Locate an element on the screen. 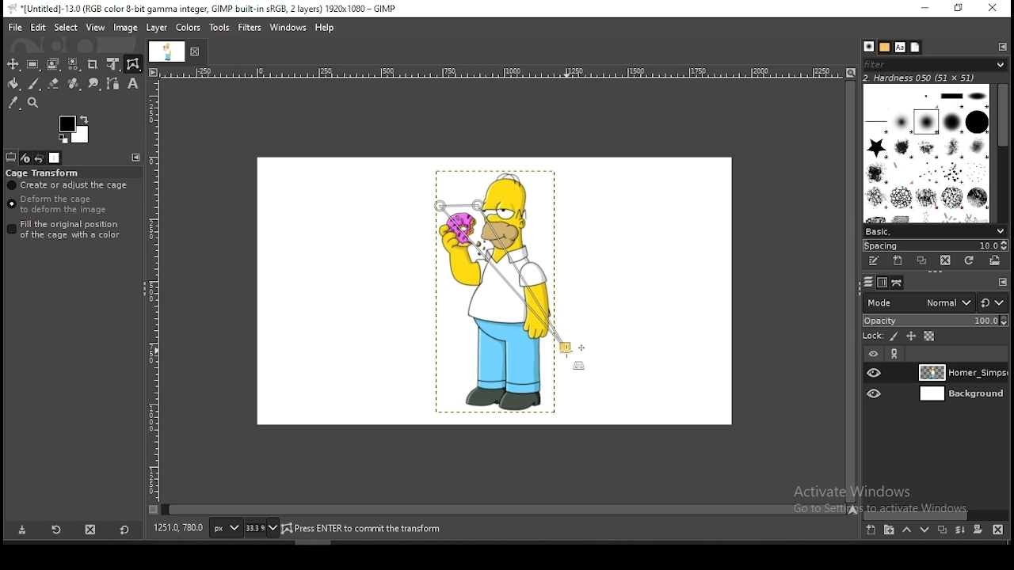 The height and width of the screenshot is (570, 1014). paths tool is located at coordinates (112, 83).